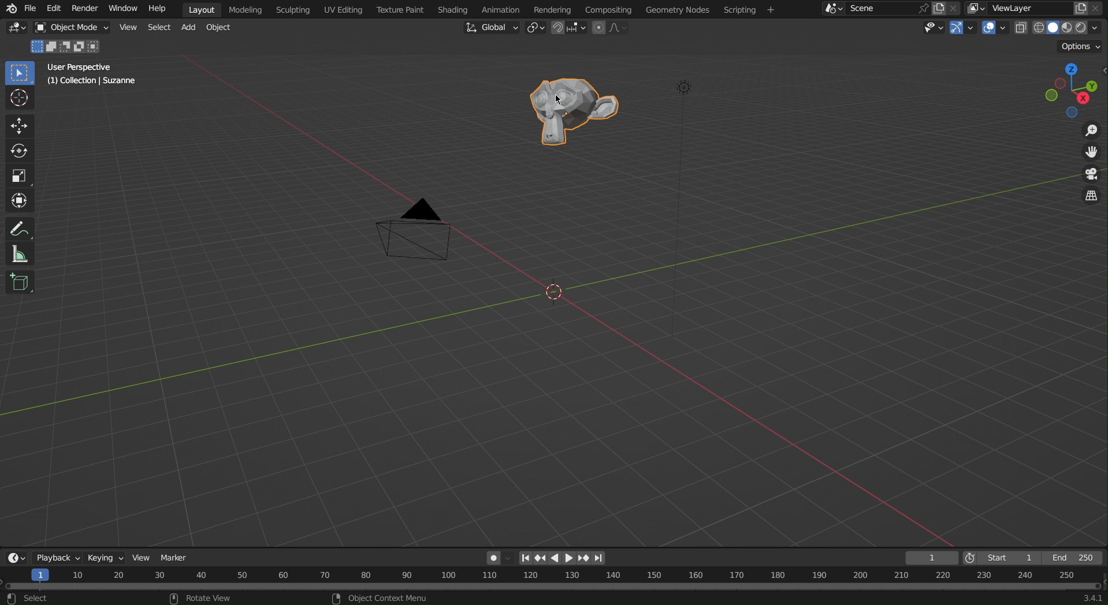 The width and height of the screenshot is (1108, 605). I want to click on Scale, so click(17, 173).